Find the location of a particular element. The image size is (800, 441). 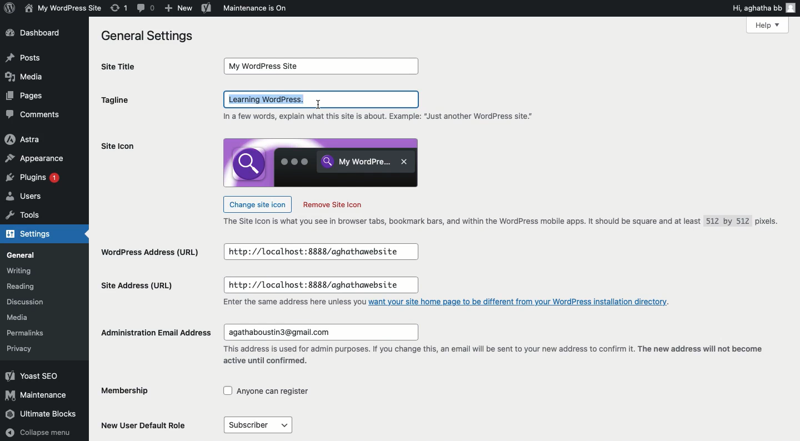

Dashboard is located at coordinates (37, 34).